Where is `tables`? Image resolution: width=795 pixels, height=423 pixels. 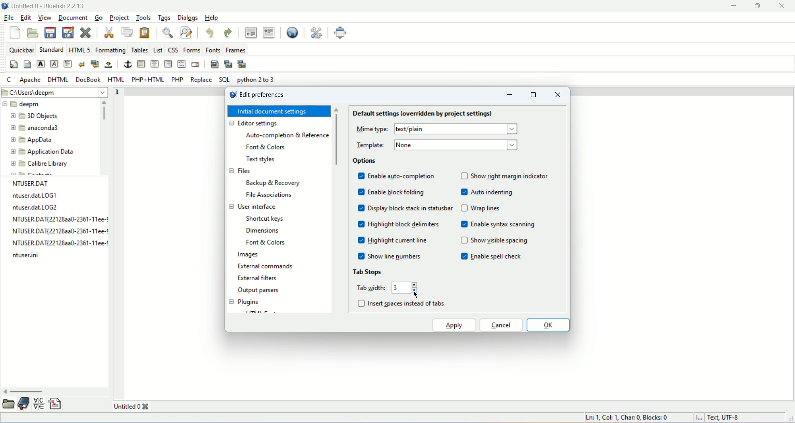 tables is located at coordinates (139, 49).